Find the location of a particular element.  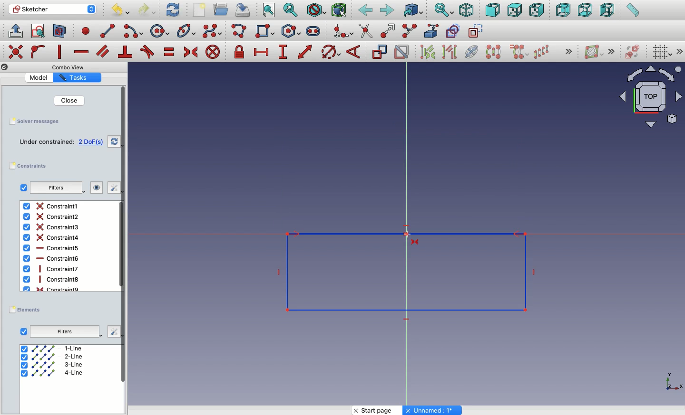

4 DoFs is located at coordinates (93, 142).